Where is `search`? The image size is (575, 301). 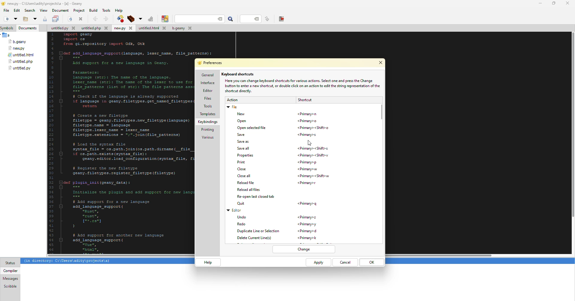
search is located at coordinates (30, 10).